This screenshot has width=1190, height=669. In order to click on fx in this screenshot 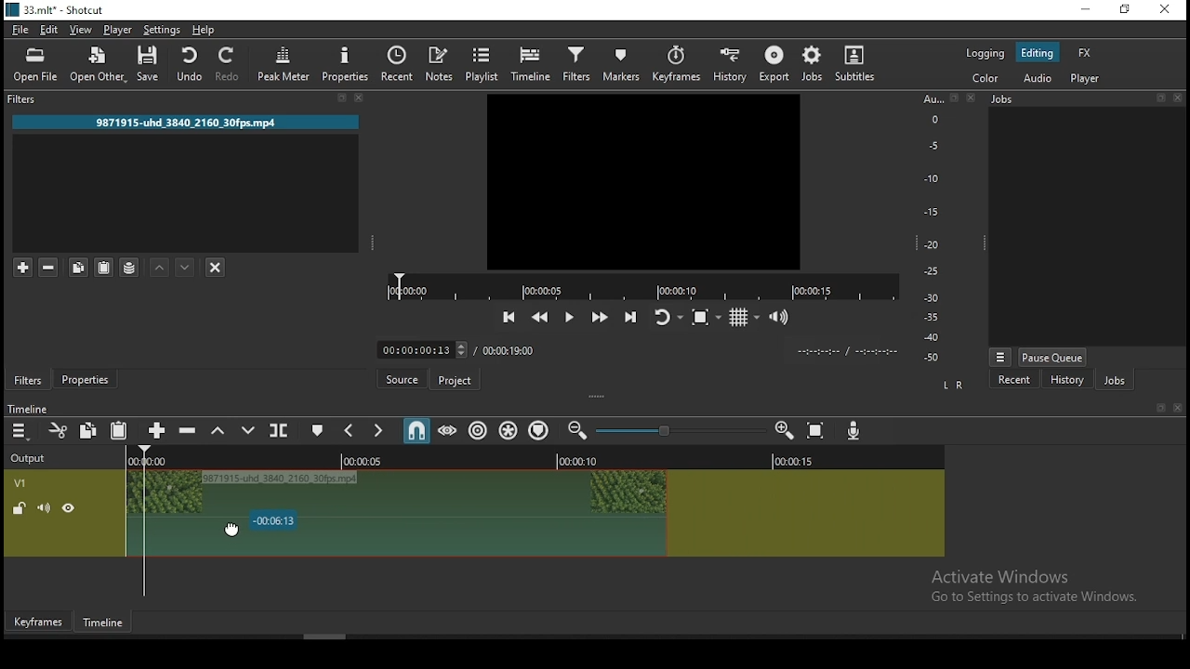, I will do `click(1085, 53)`.